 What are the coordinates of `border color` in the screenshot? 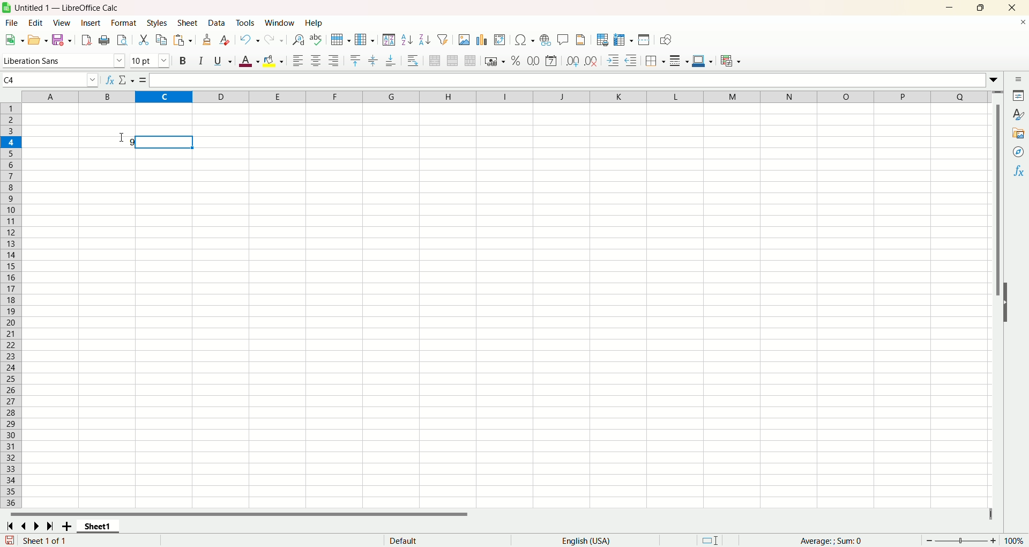 It's located at (702, 62).